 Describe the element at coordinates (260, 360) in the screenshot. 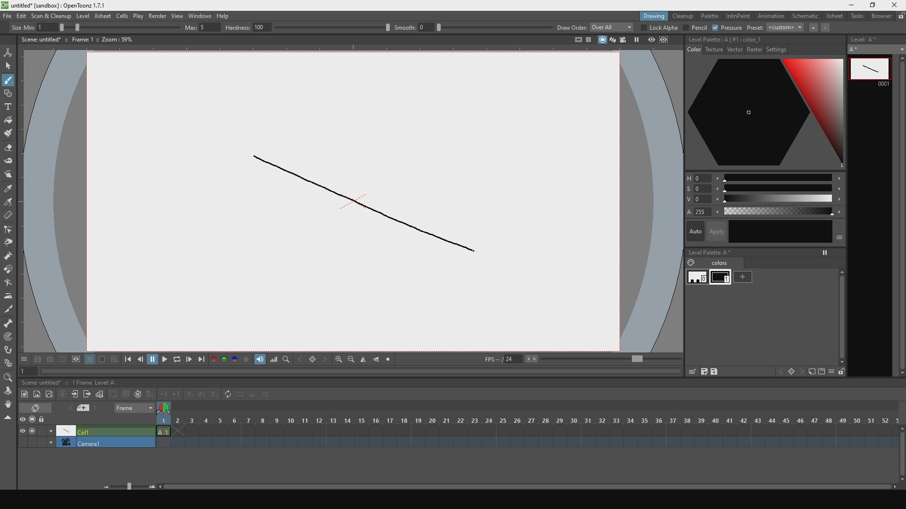

I see `show volume` at that location.